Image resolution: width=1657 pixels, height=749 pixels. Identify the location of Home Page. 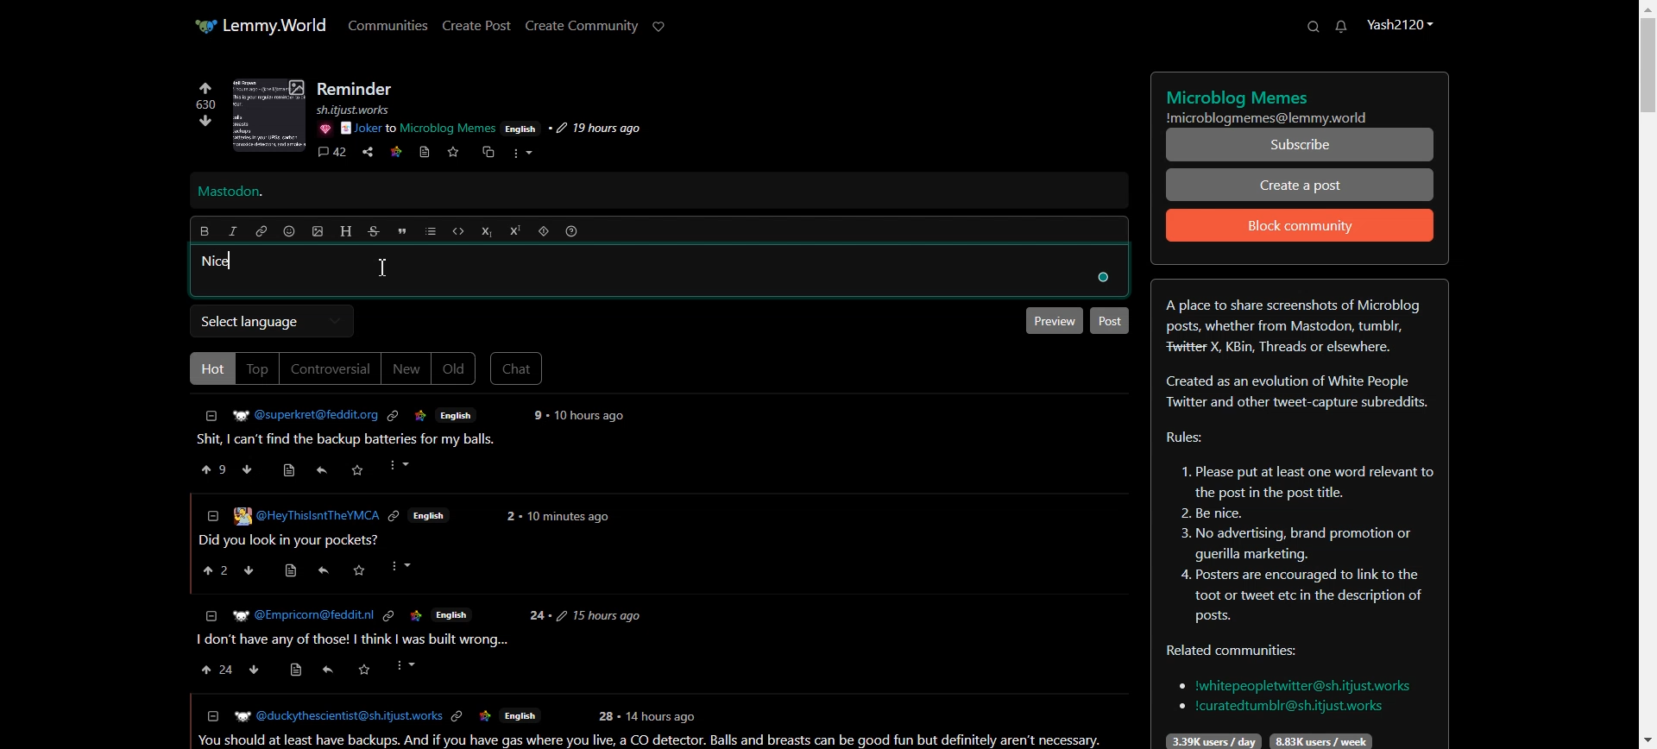
(260, 25).